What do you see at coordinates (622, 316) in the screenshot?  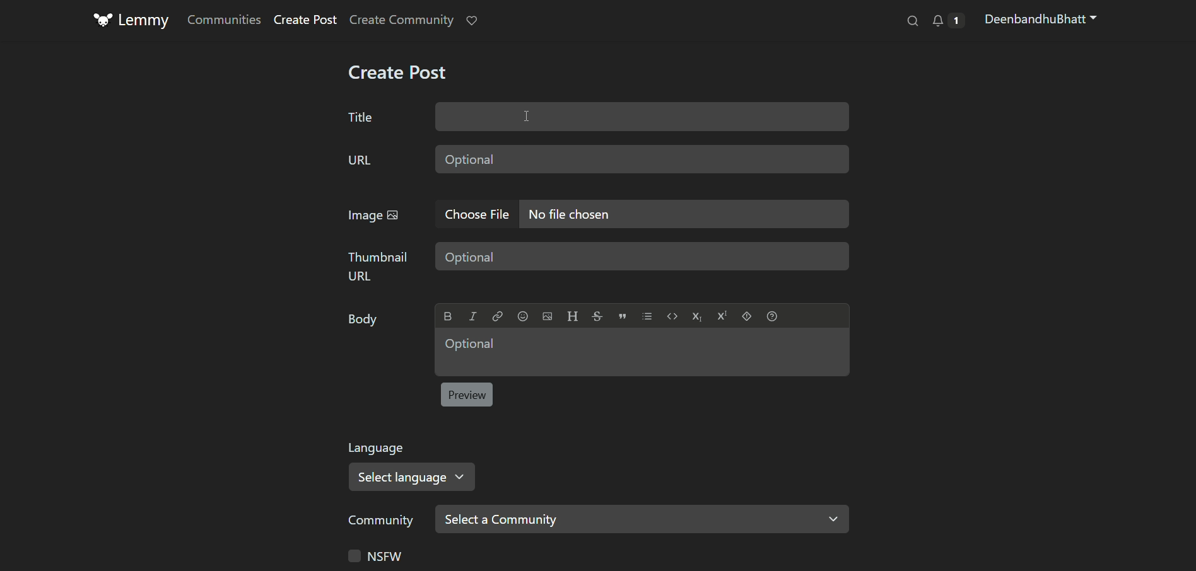 I see `Quote` at bounding box center [622, 316].